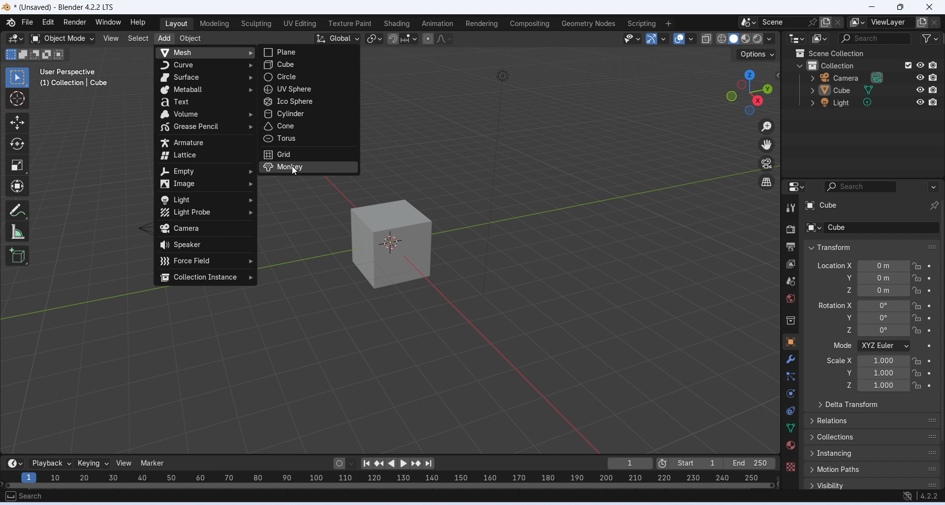 The width and height of the screenshot is (945, 505). Describe the element at coordinates (908, 64) in the screenshot. I see `execute from view layer` at that location.